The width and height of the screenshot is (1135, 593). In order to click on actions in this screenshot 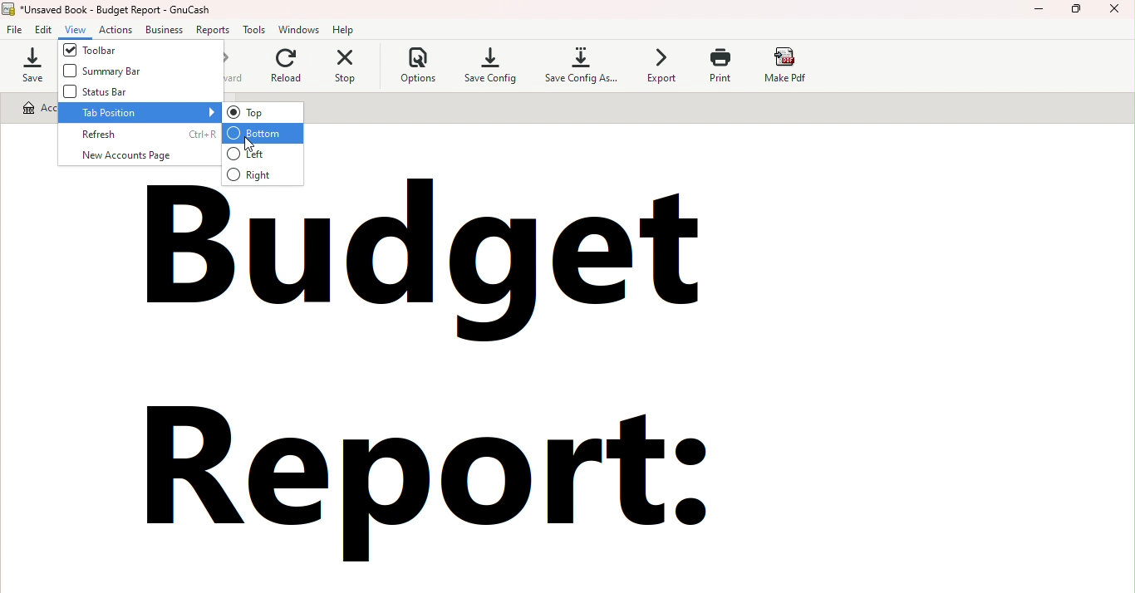, I will do `click(119, 29)`.